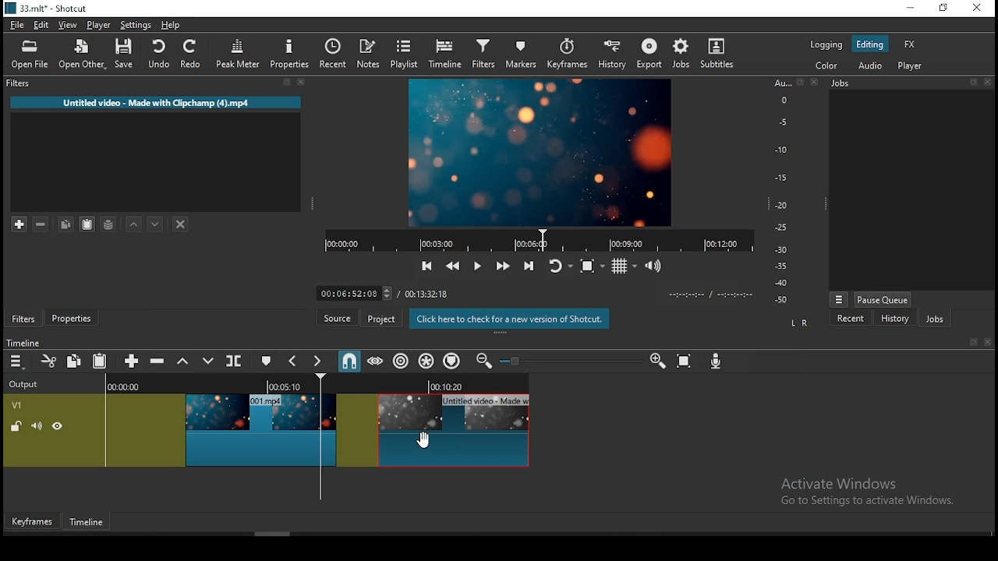  What do you see at coordinates (980, 9) in the screenshot?
I see `close` at bounding box center [980, 9].